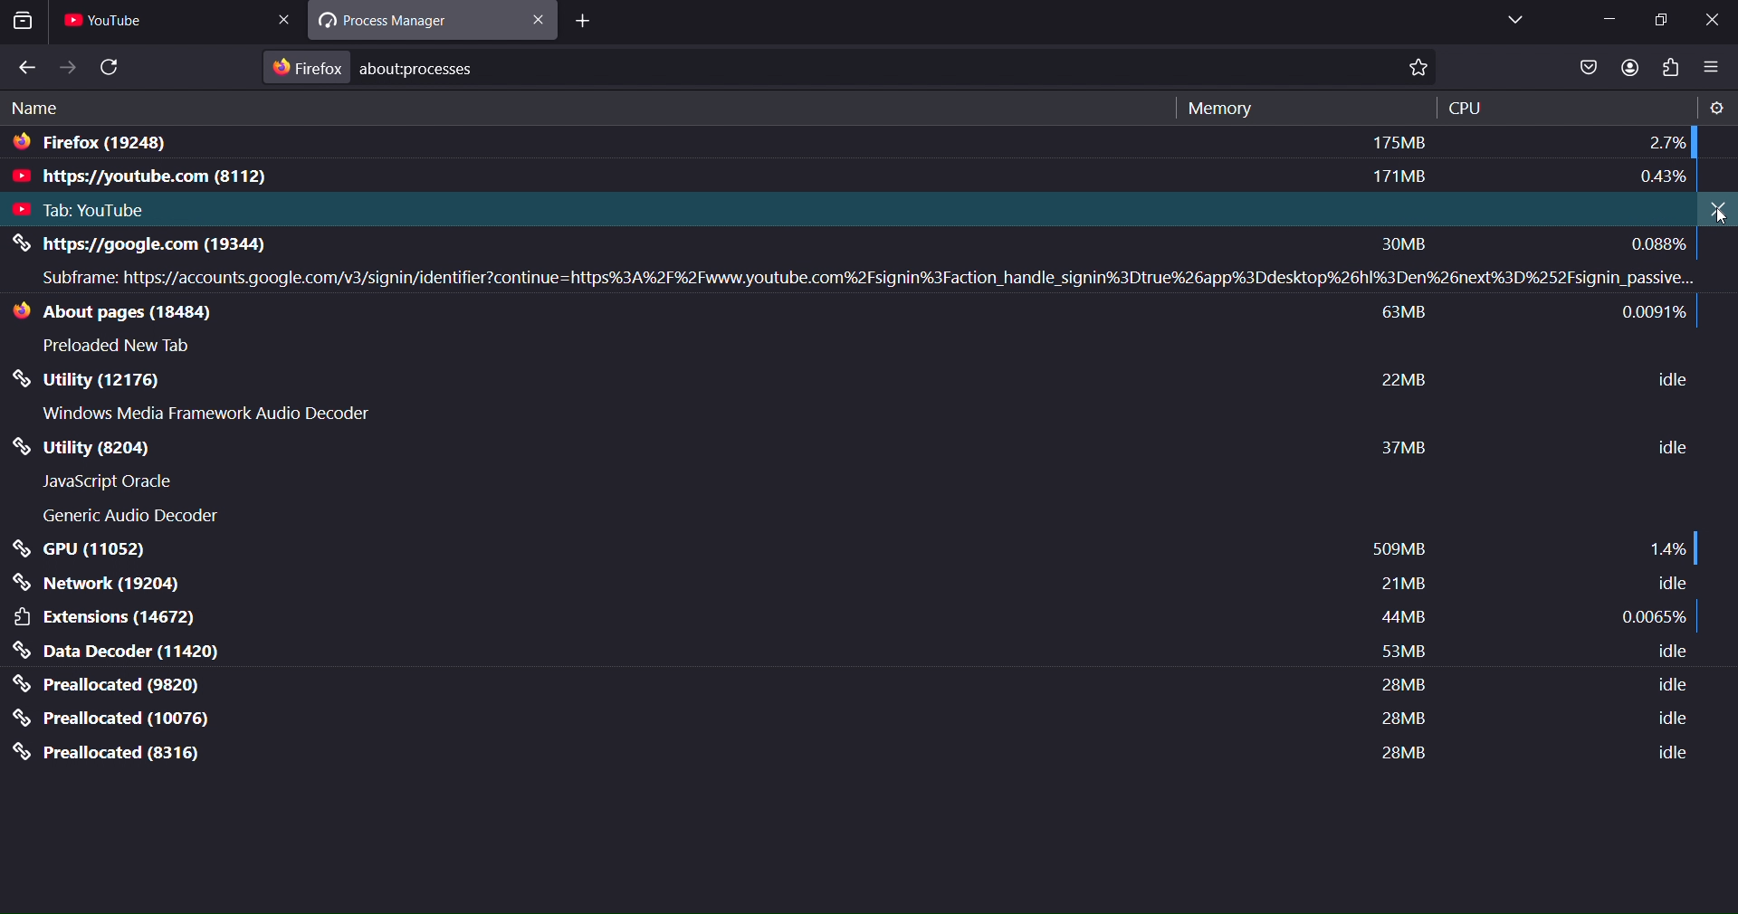  Describe the element at coordinates (95, 212) in the screenshot. I see `Tab: YOutbe` at that location.